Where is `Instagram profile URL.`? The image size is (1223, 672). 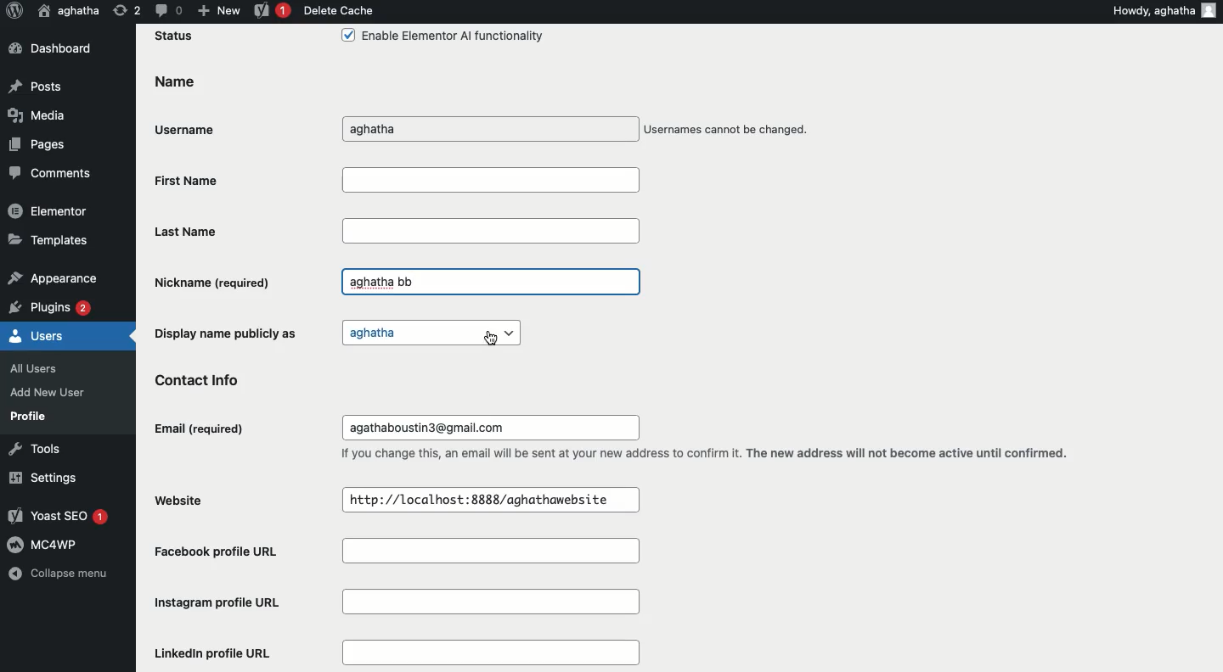
Instagram profile URL. is located at coordinates (401, 603).